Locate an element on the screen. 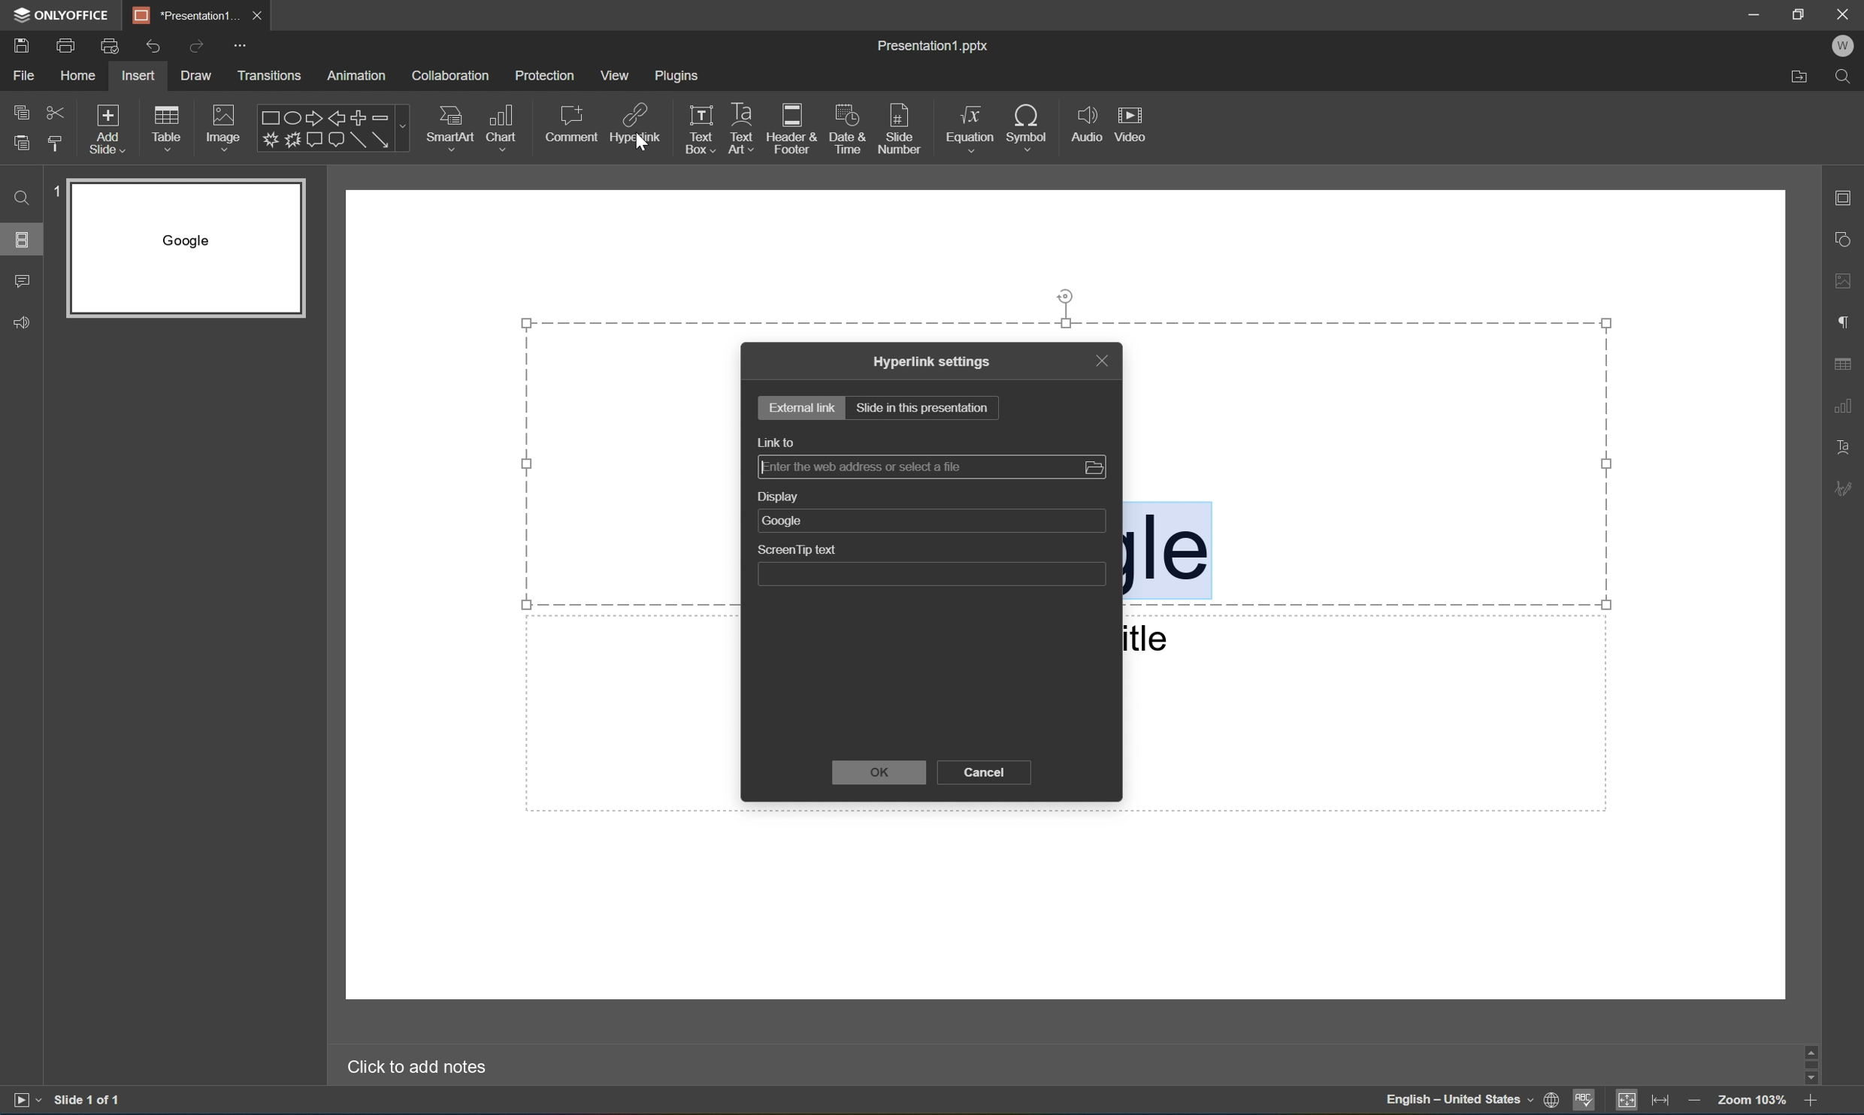 This screenshot has height=1115, width=1864. Header and footer is located at coordinates (794, 127).